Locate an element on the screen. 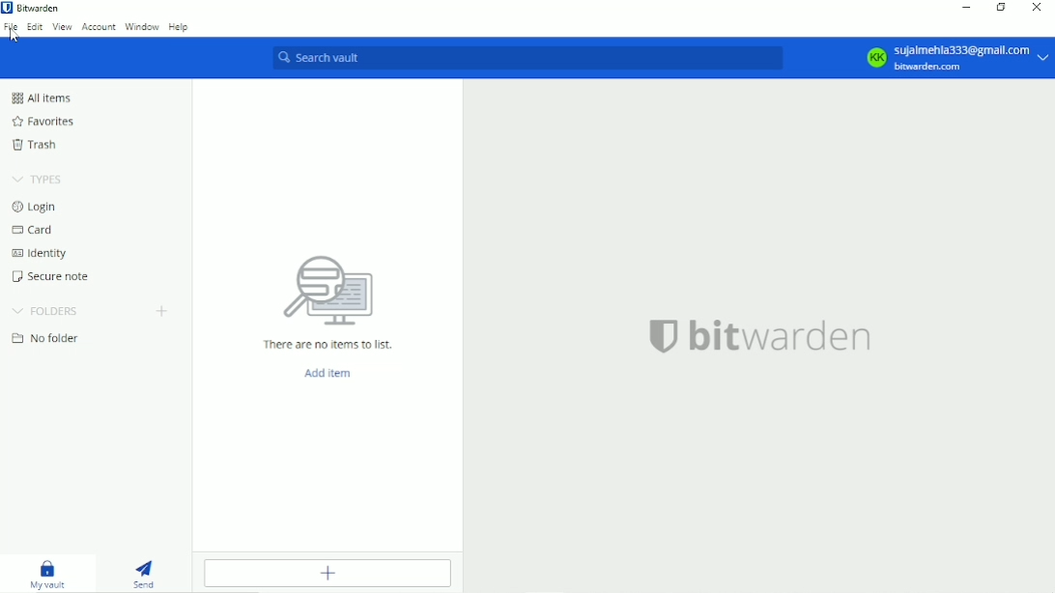  Help is located at coordinates (179, 26).